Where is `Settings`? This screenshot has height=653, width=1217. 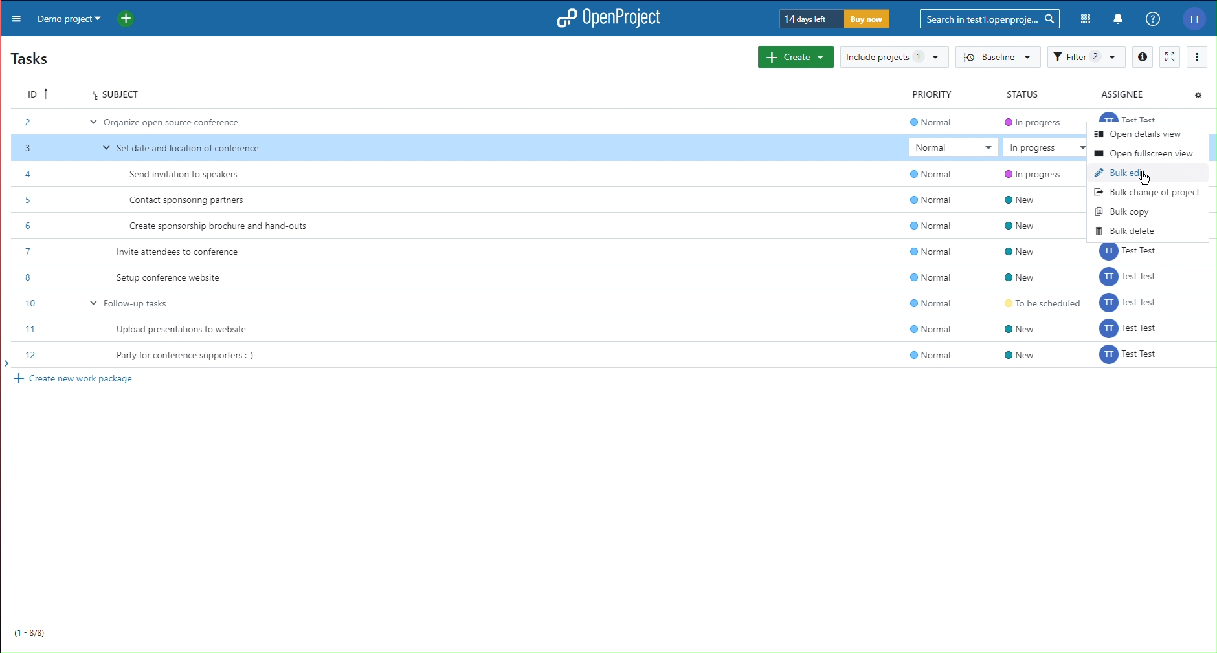
Settings is located at coordinates (1198, 93).